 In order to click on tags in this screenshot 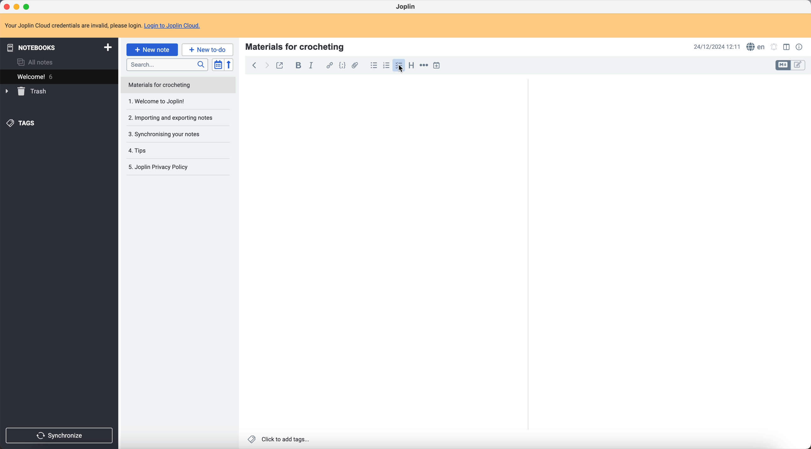, I will do `click(22, 124)`.